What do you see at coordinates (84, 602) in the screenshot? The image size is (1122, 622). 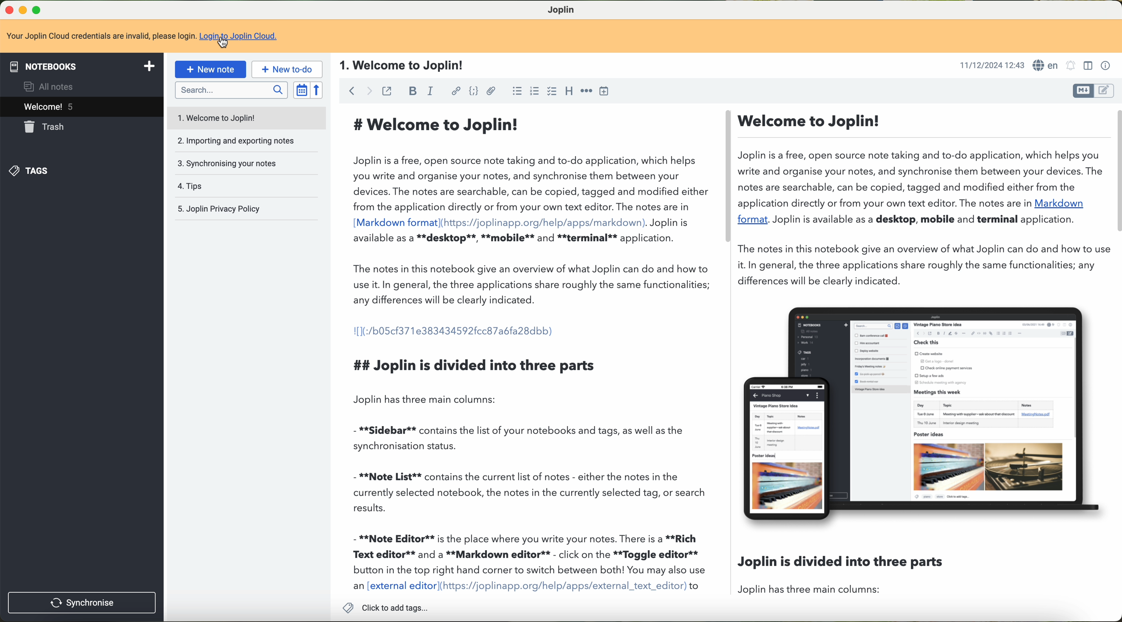 I see `Synchromise` at bounding box center [84, 602].